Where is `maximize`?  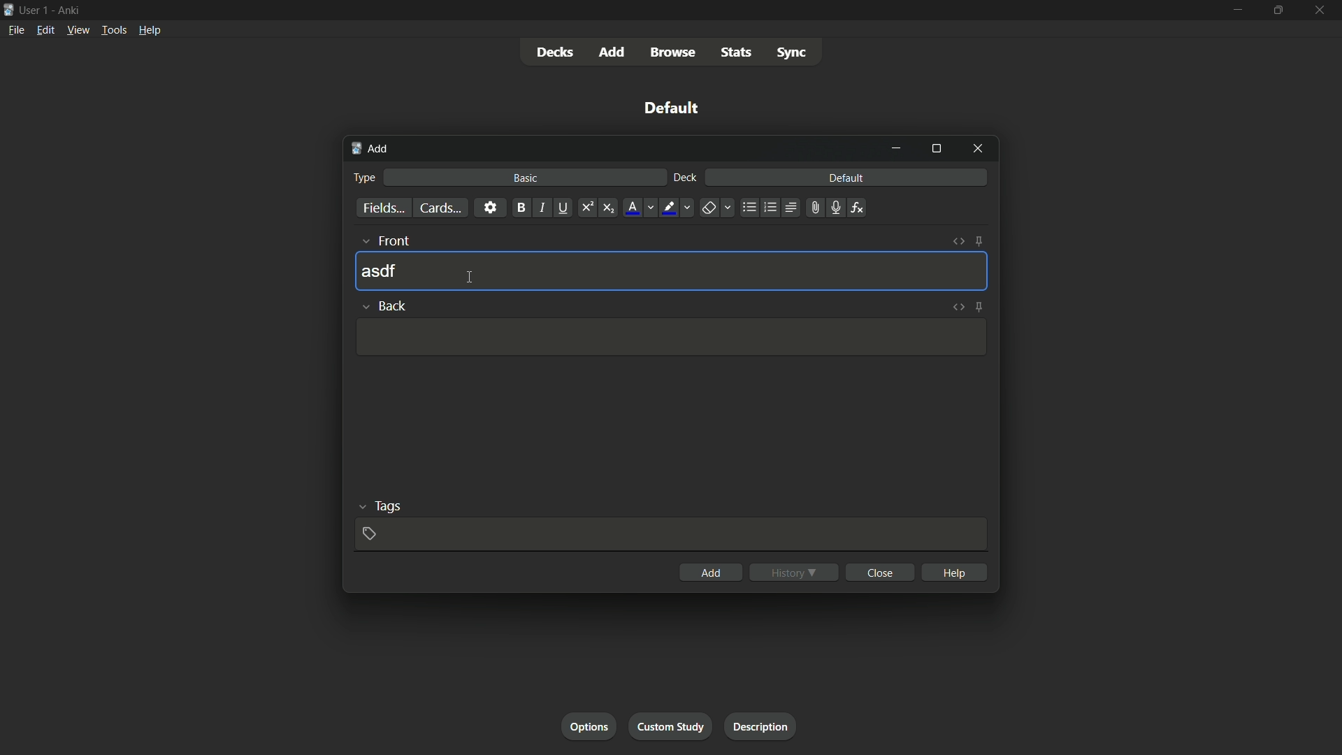 maximize is located at coordinates (936, 149).